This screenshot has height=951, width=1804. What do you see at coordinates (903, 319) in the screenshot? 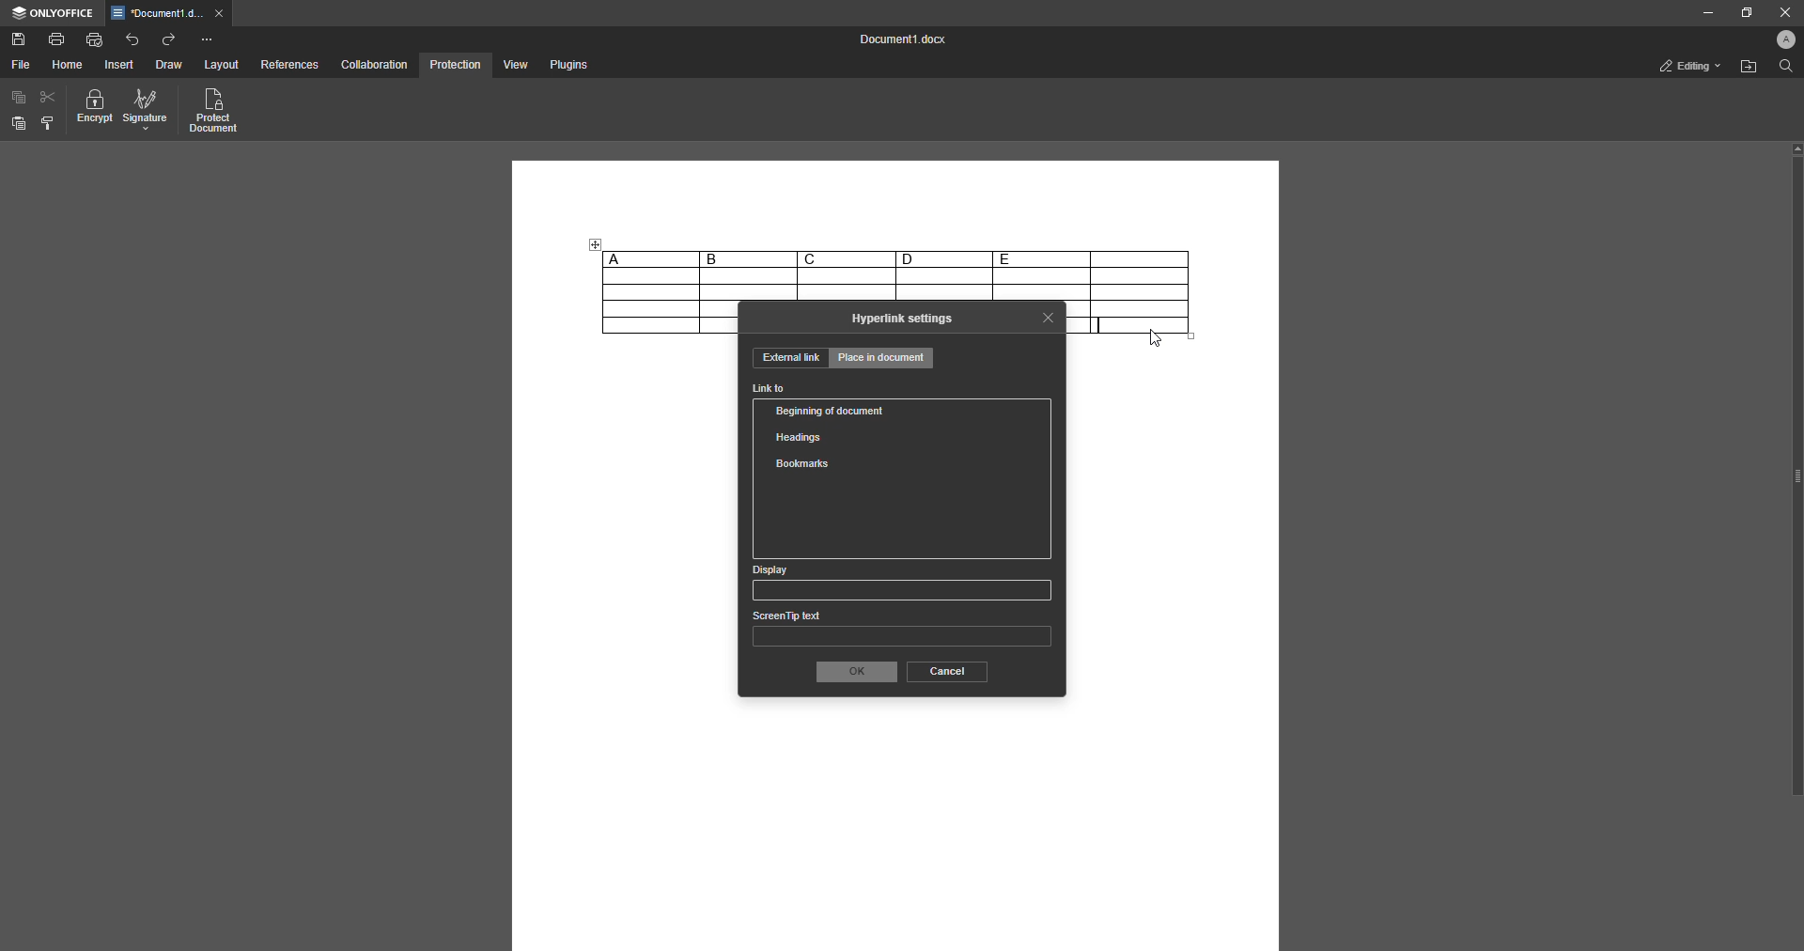
I see `Hyperlink Settings` at bounding box center [903, 319].